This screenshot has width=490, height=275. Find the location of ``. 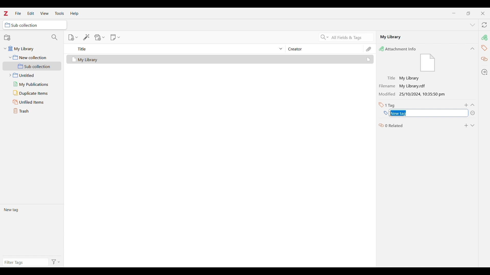

 is located at coordinates (428, 63).